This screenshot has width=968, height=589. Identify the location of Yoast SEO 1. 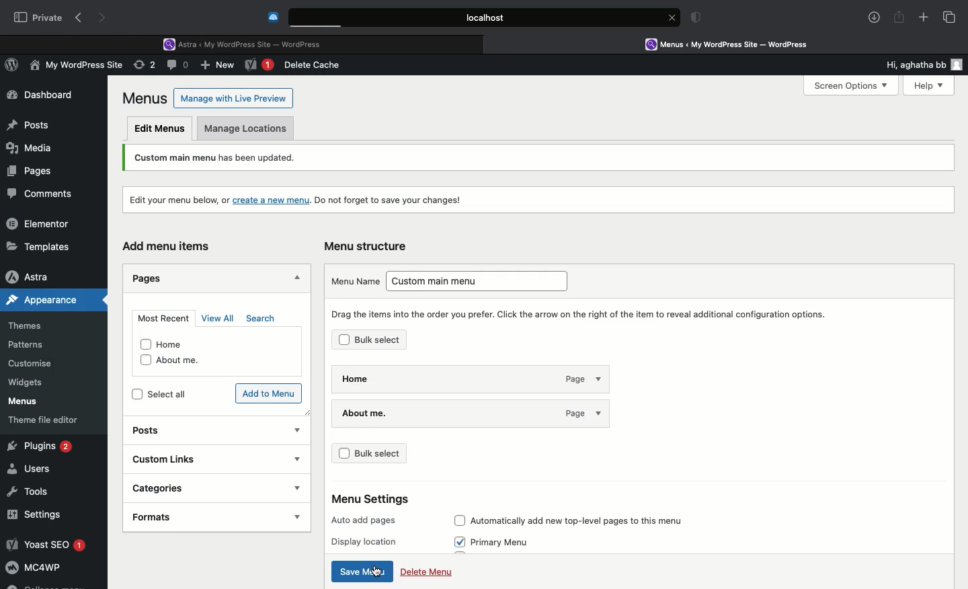
(45, 544).